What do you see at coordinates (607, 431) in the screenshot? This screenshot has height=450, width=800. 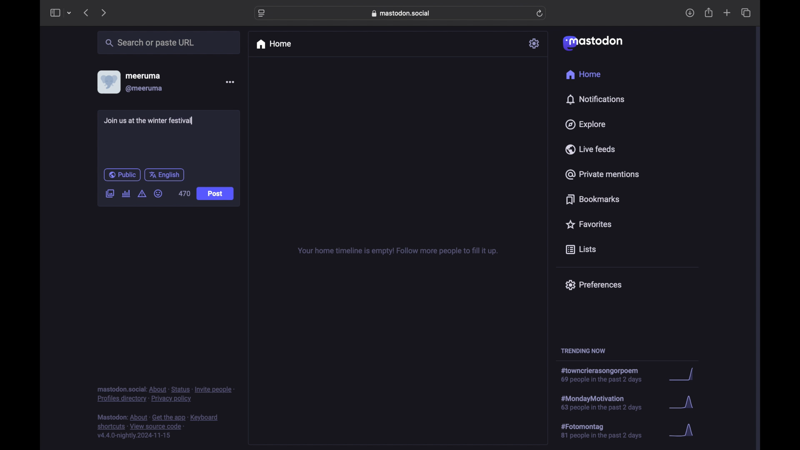 I see `hashtag trend` at bounding box center [607, 431].